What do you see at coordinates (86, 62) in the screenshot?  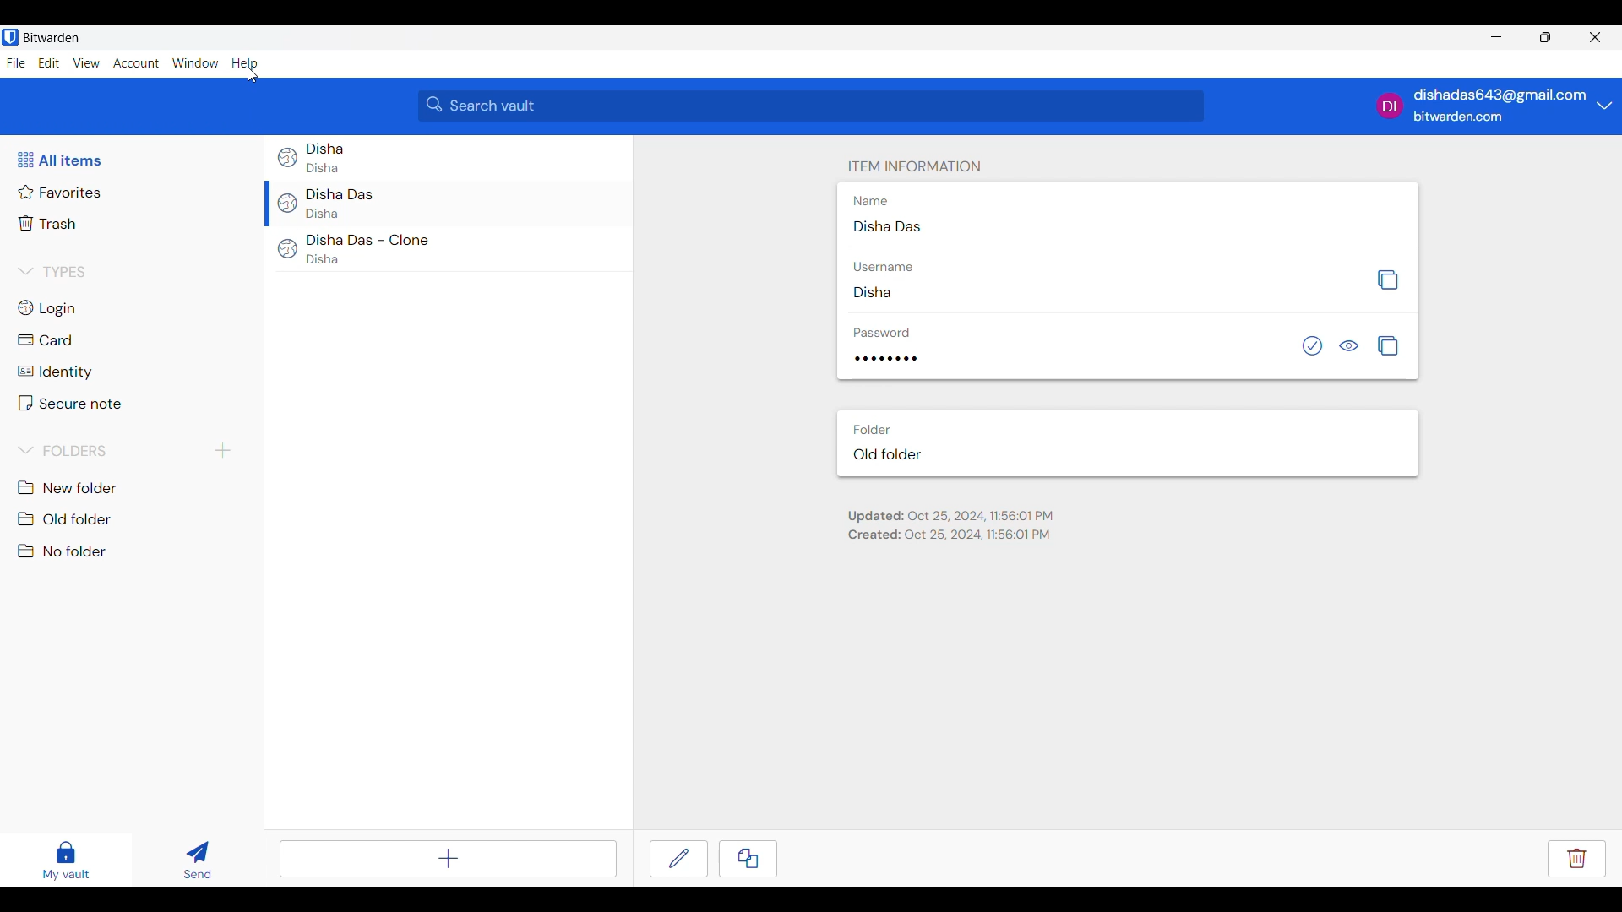 I see `View menu` at bounding box center [86, 62].